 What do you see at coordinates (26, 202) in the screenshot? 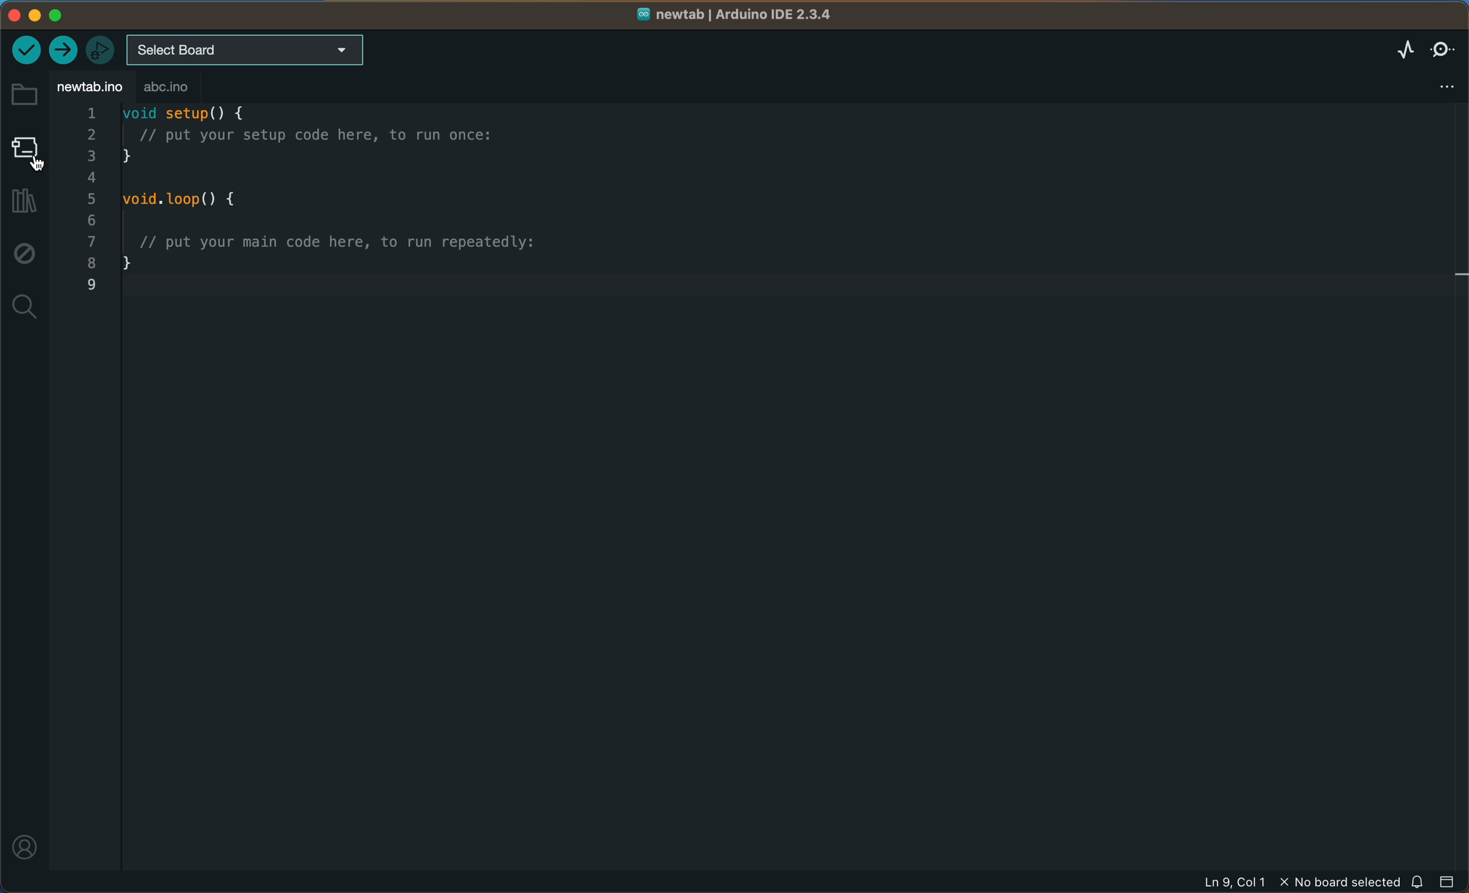
I see `library manager` at bounding box center [26, 202].